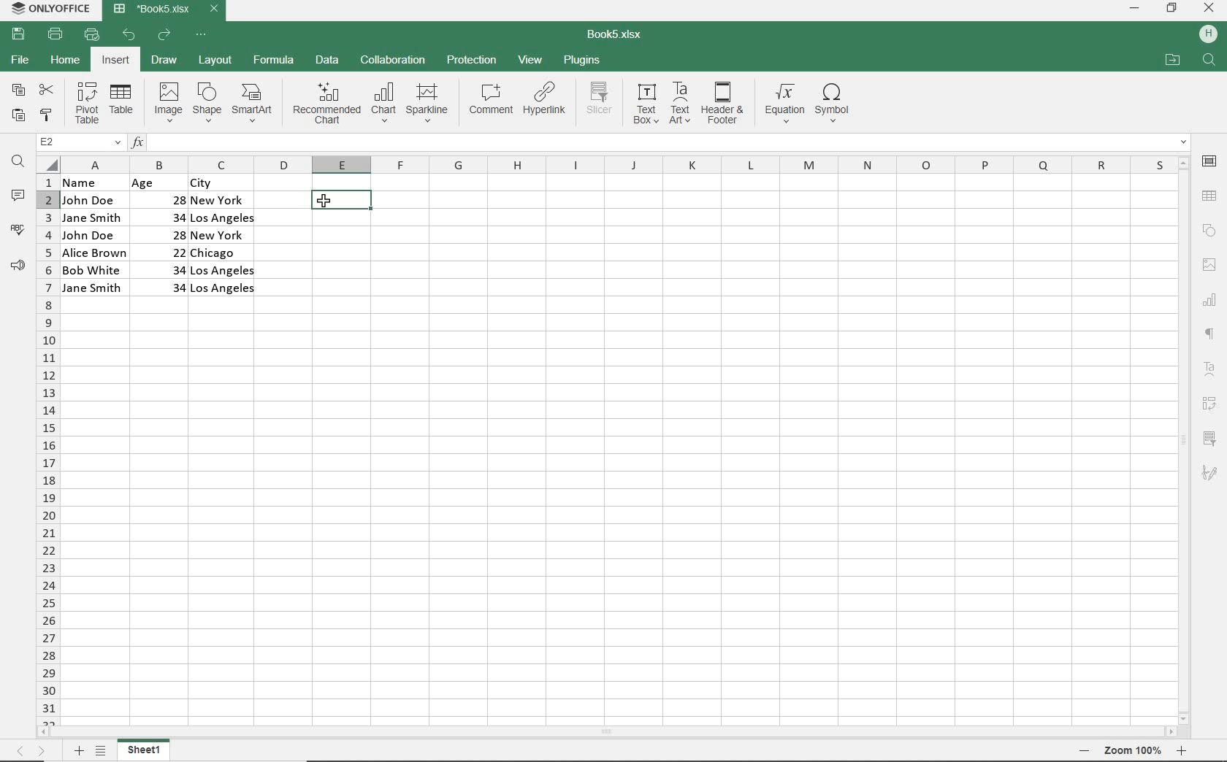 This screenshot has height=762, width=1227. What do you see at coordinates (164, 217) in the screenshot?
I see `34` at bounding box center [164, 217].